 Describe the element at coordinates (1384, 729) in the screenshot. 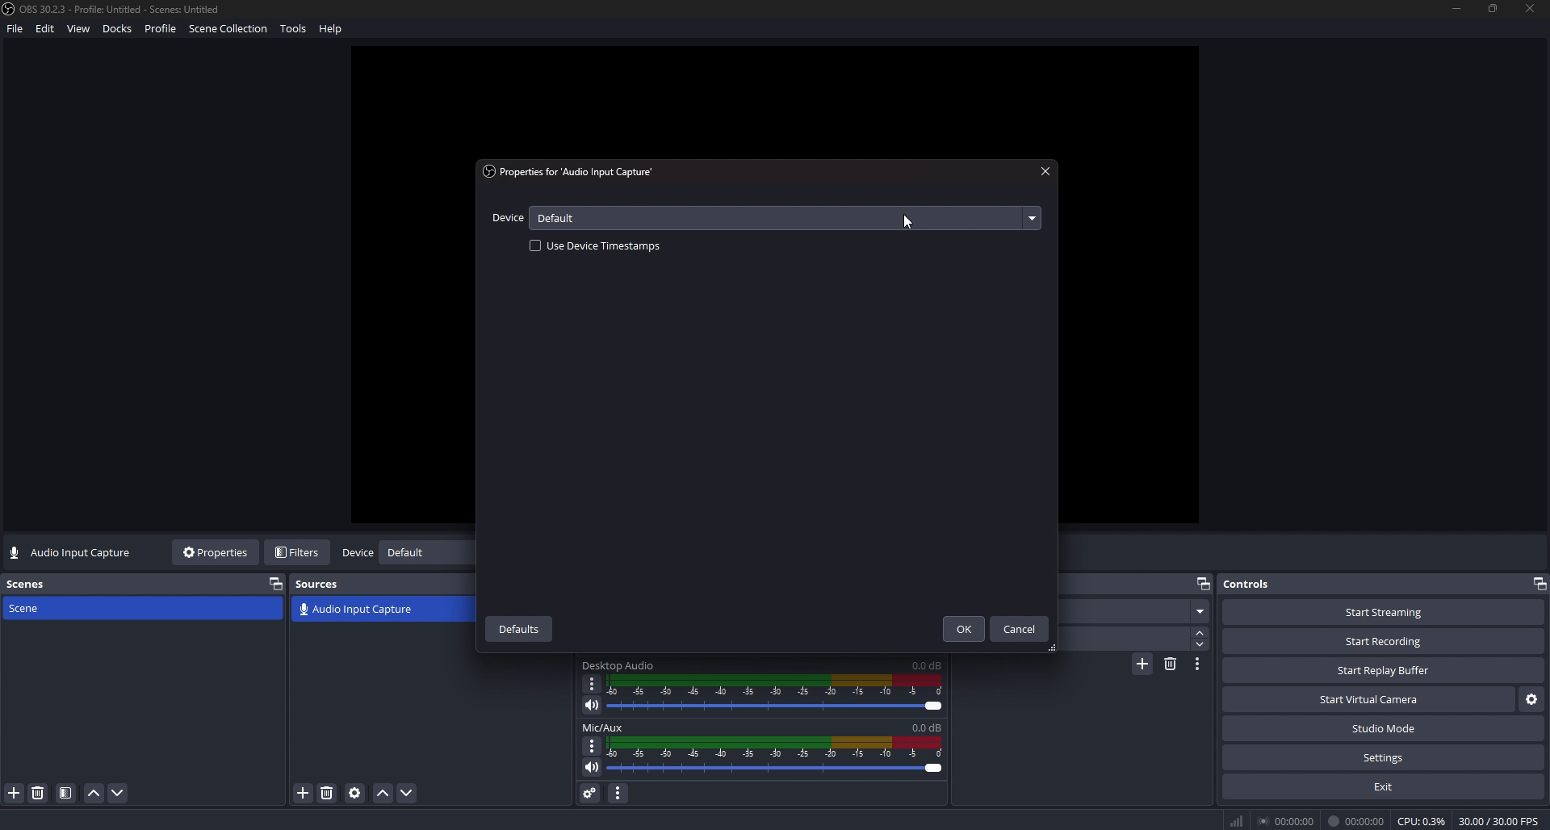

I see `studio mode` at that location.